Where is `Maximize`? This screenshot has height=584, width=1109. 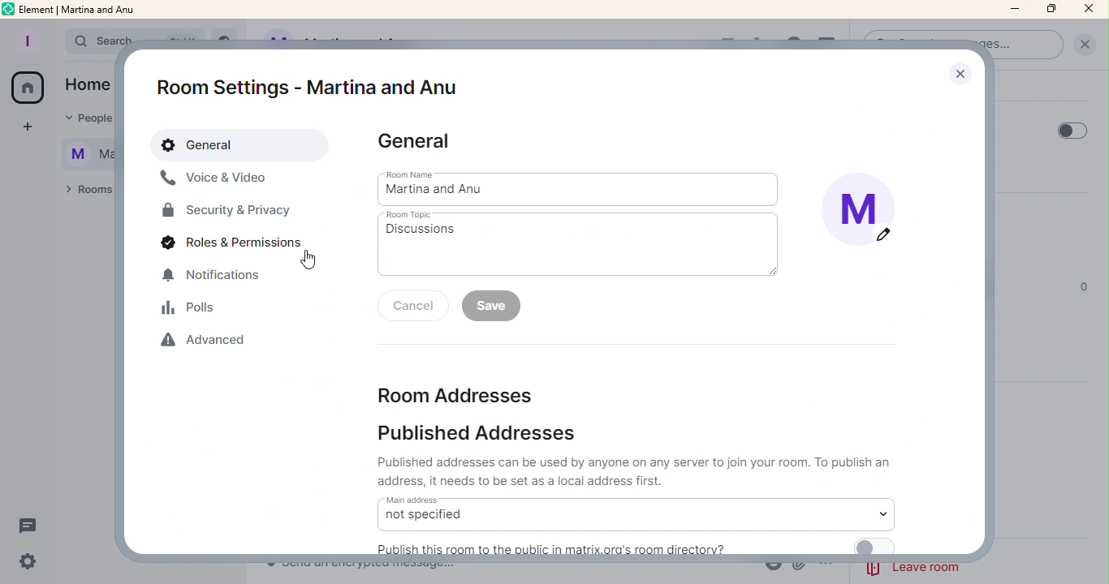
Maximize is located at coordinates (1050, 10).